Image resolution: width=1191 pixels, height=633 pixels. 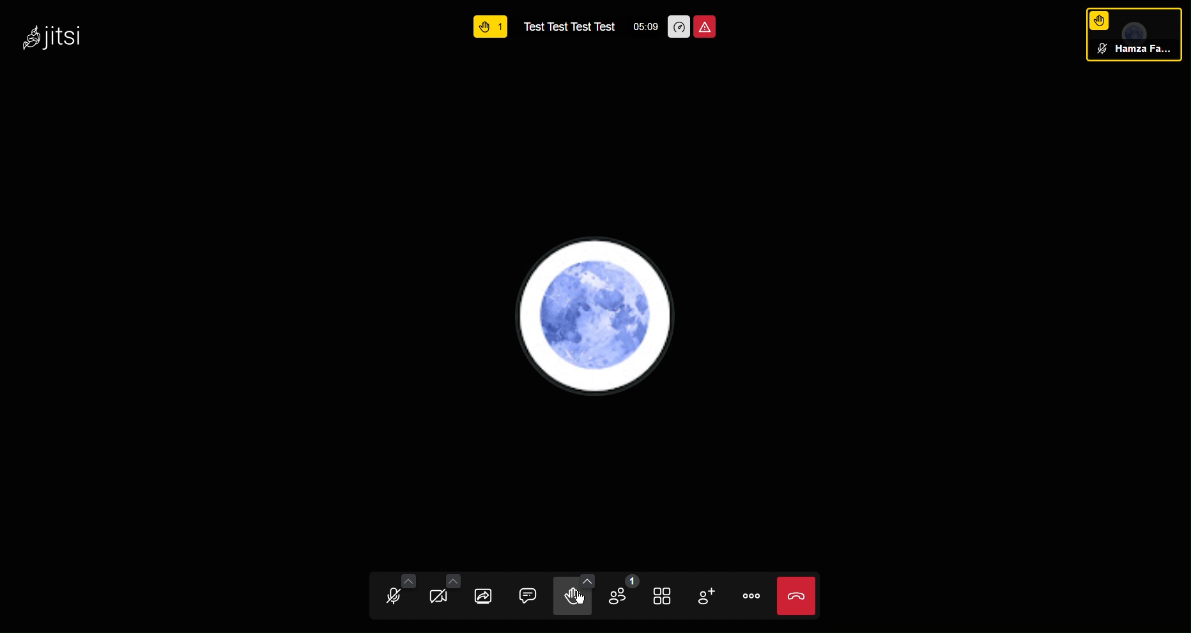 I want to click on Performance Settings, so click(x=680, y=26).